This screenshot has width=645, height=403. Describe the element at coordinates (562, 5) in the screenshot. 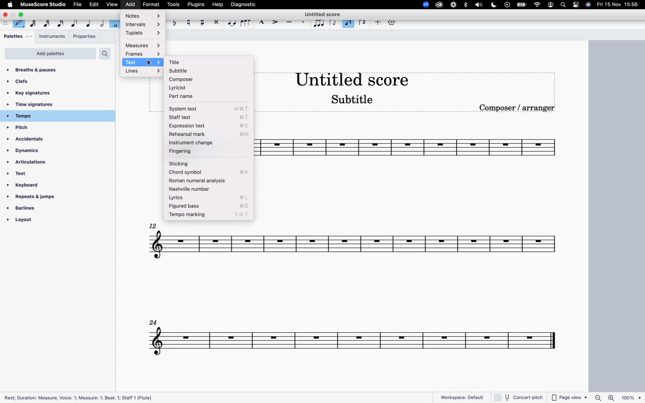

I see `search` at that location.